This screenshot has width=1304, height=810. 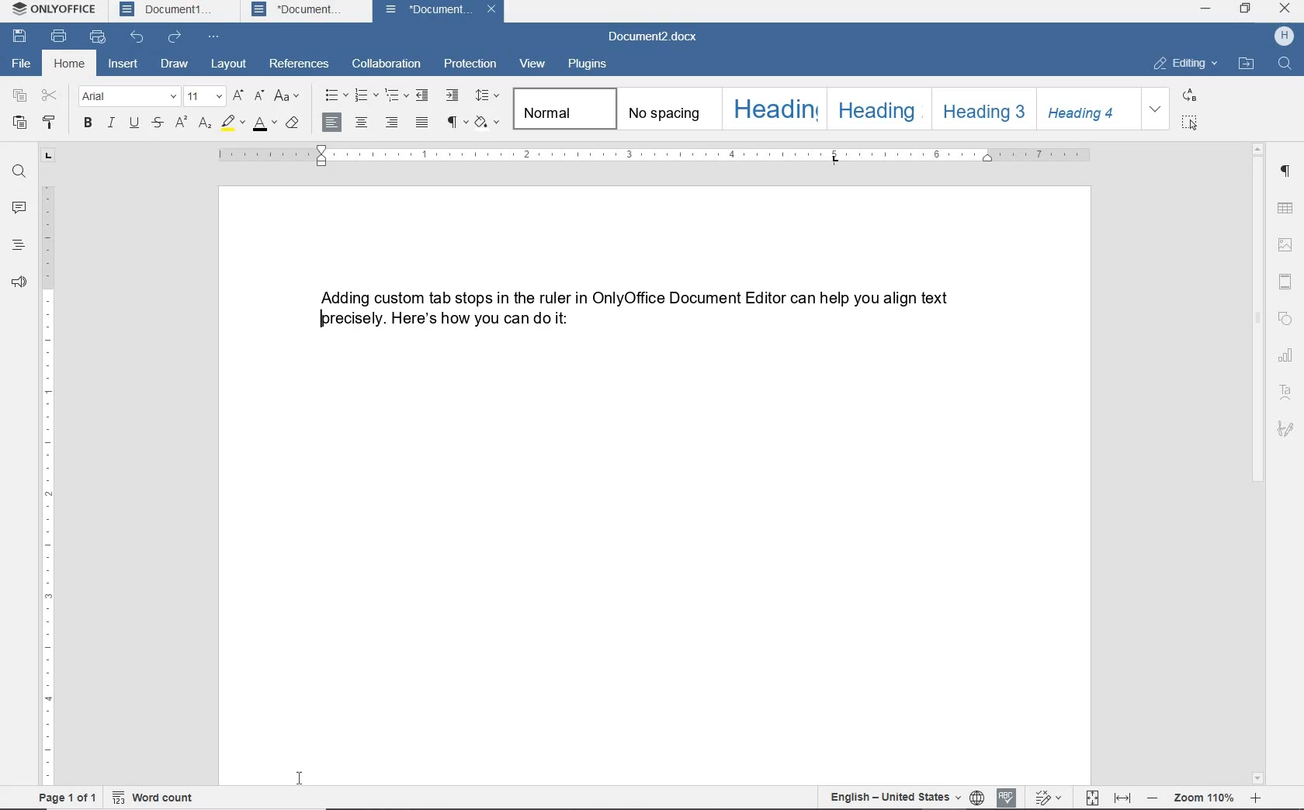 What do you see at coordinates (19, 172) in the screenshot?
I see `find` at bounding box center [19, 172].